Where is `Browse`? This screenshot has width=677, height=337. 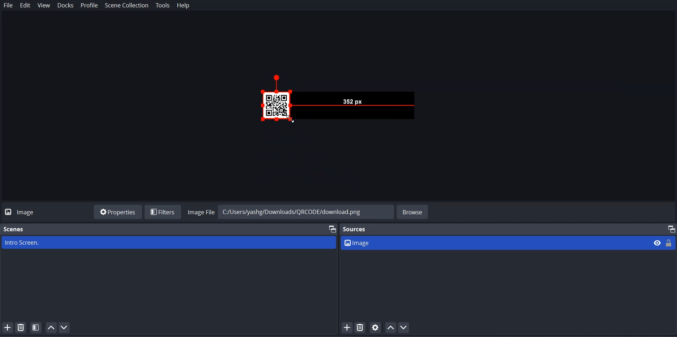
Browse is located at coordinates (413, 211).